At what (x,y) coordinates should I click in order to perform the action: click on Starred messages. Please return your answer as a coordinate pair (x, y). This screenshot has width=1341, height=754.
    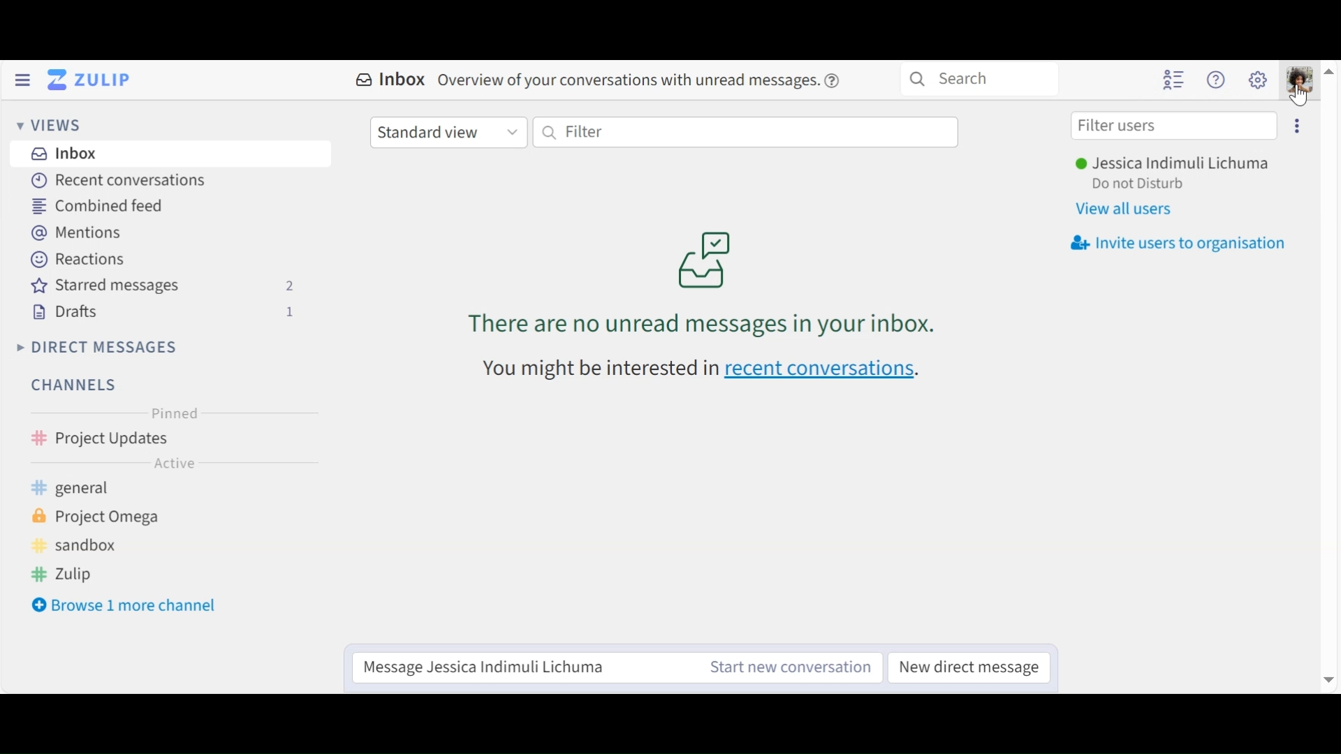
    Looking at the image, I should click on (168, 286).